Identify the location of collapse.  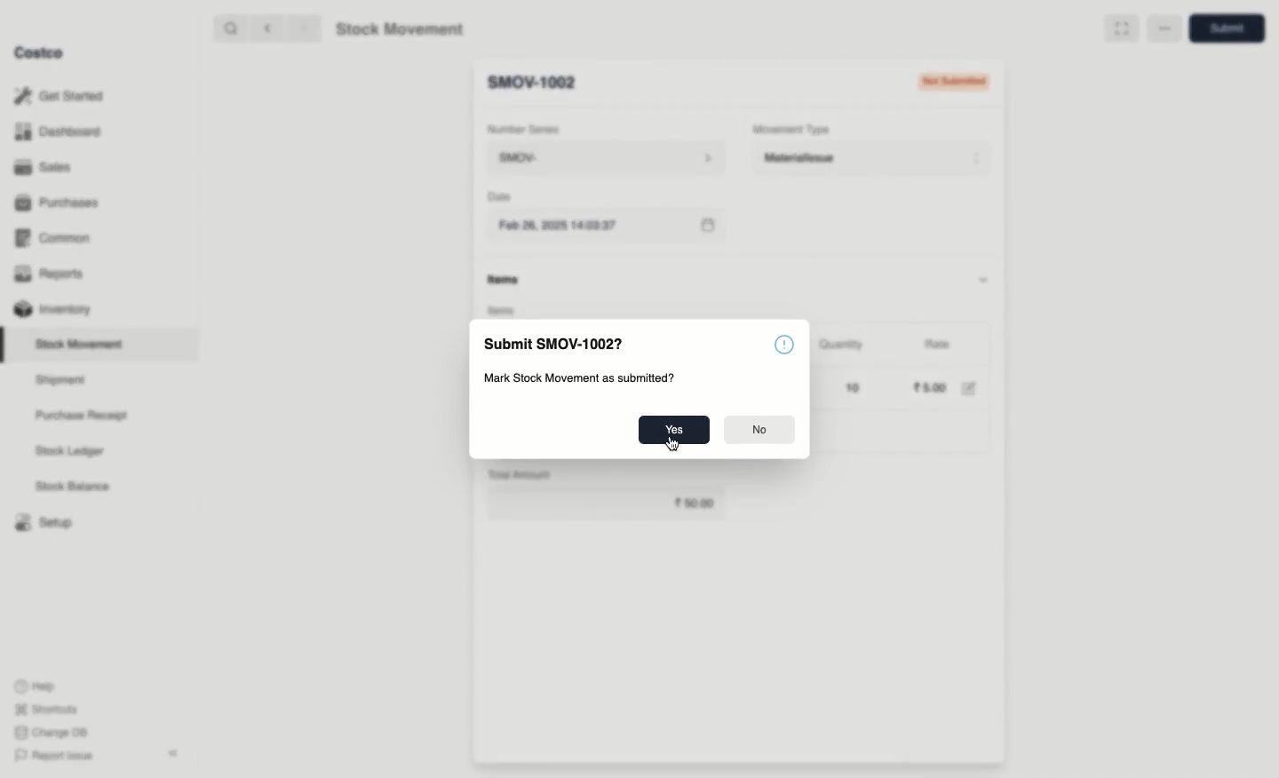
(172, 752).